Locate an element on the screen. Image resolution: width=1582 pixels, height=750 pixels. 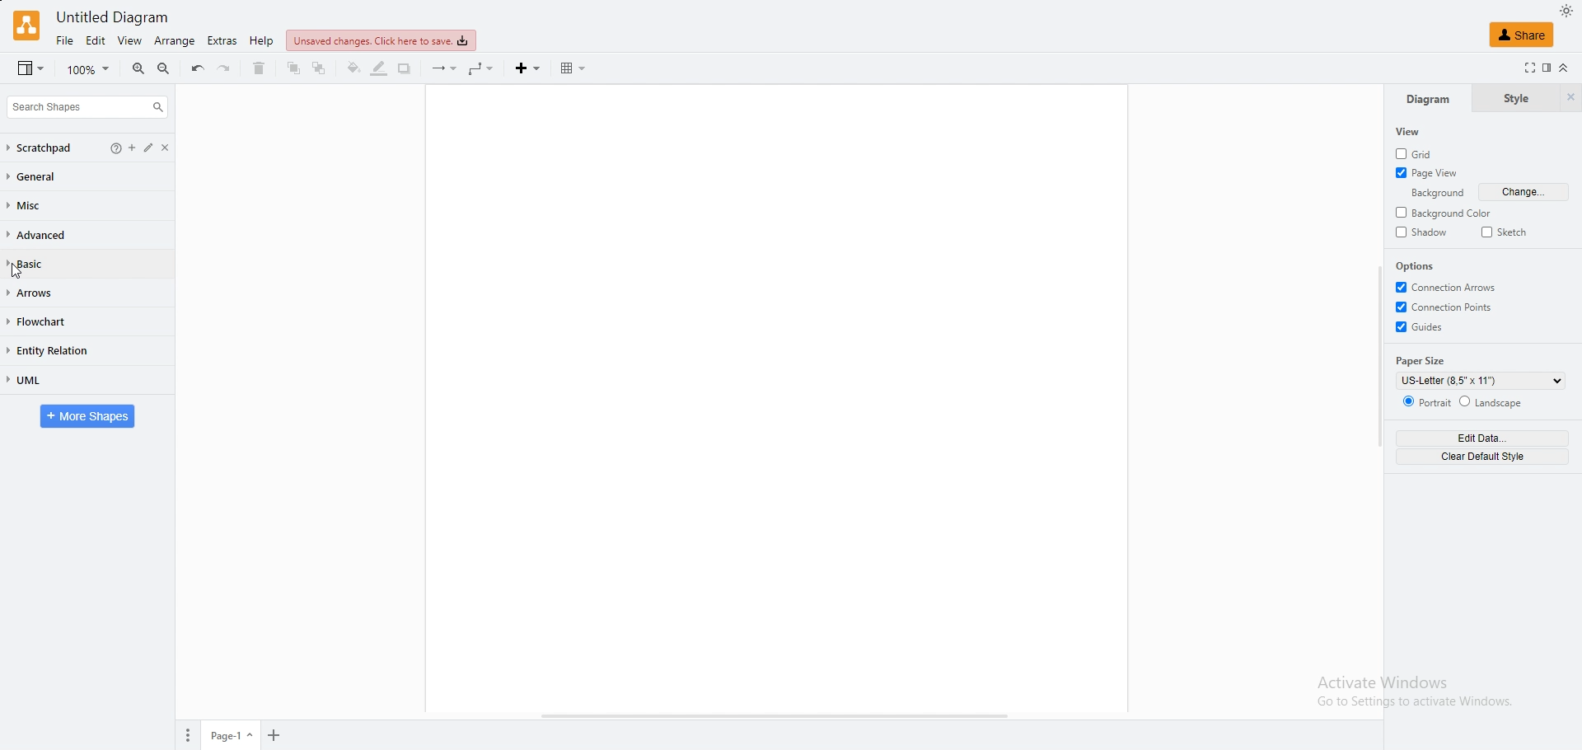
add is located at coordinates (129, 148).